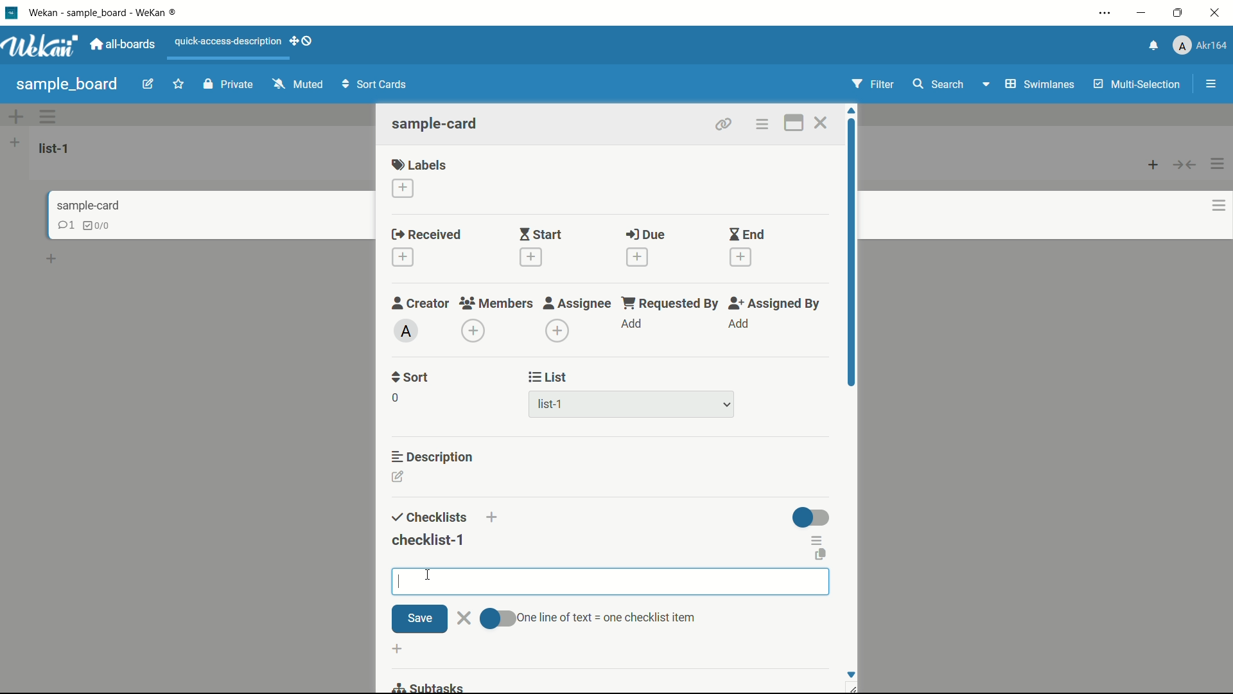  I want to click on Filter, so click(873, 85).